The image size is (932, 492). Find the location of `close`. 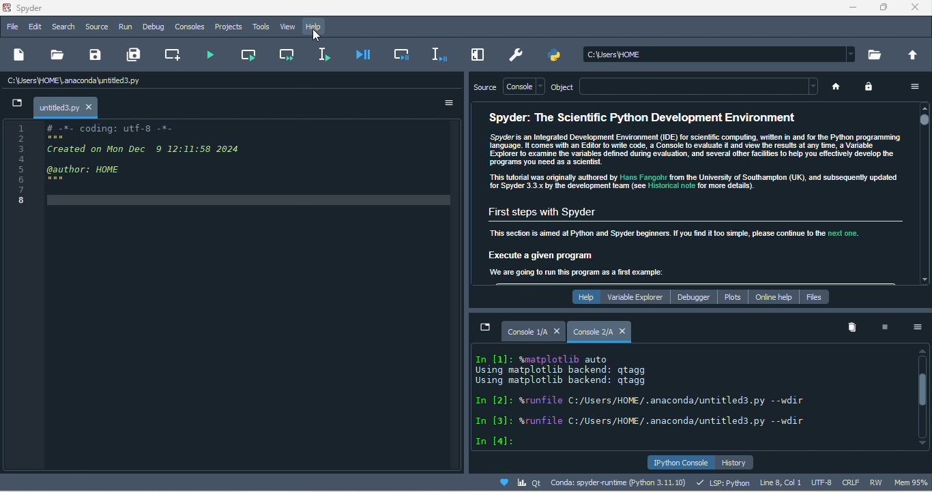

close is located at coordinates (90, 107).